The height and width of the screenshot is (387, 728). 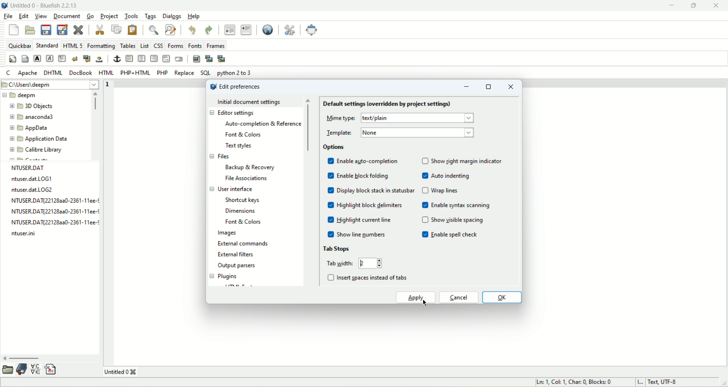 What do you see at coordinates (151, 16) in the screenshot?
I see `tags` at bounding box center [151, 16].